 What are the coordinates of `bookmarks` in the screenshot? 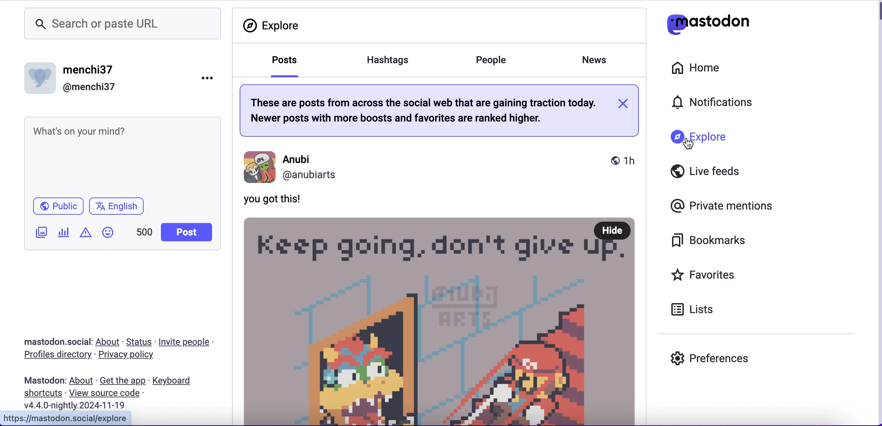 It's located at (724, 241).